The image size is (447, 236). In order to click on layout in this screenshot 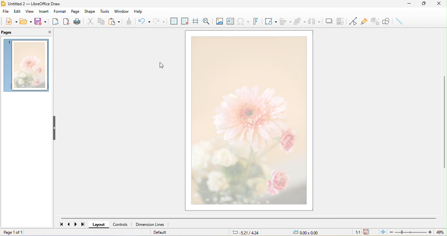, I will do `click(100, 225)`.